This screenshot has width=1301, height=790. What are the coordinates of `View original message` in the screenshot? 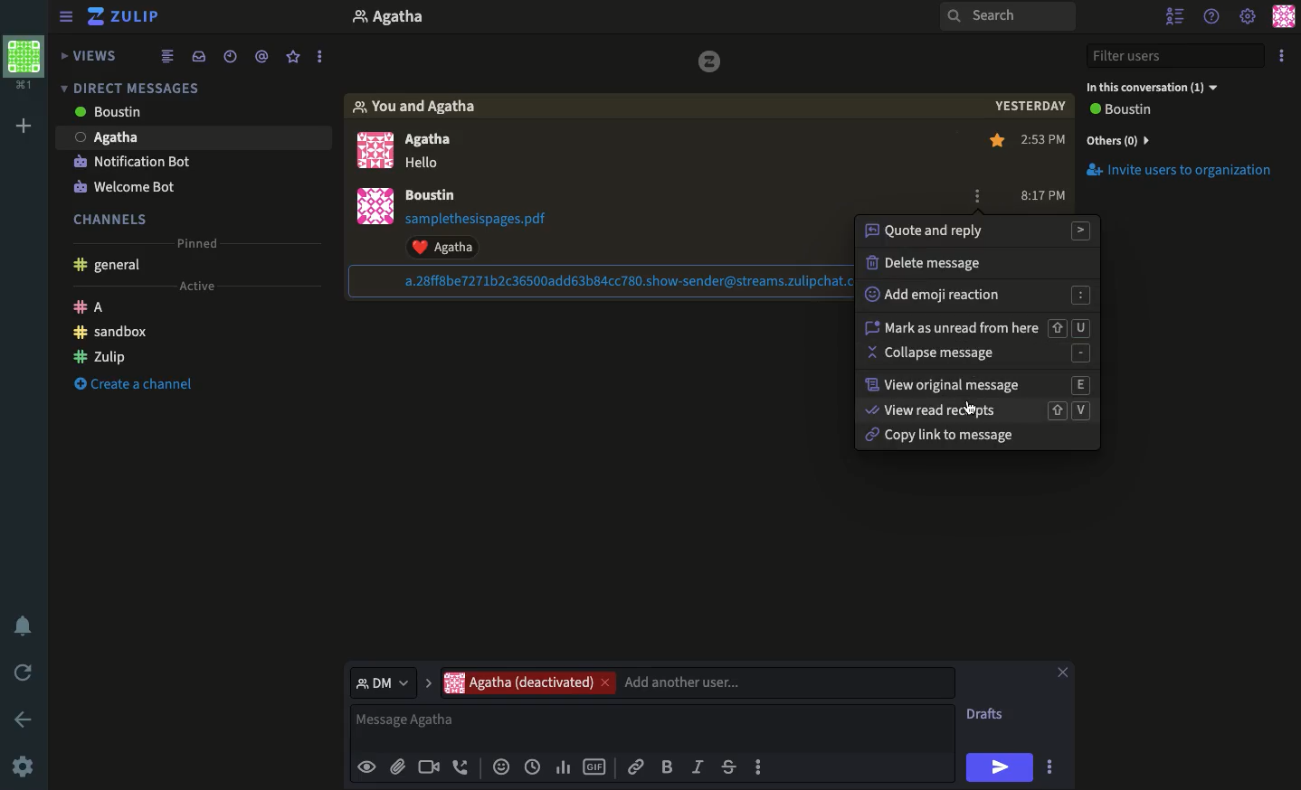 It's located at (983, 381).